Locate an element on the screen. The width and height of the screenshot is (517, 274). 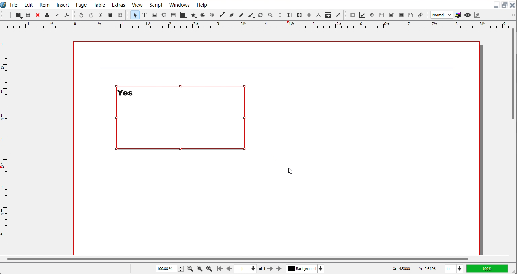
Select current layer is located at coordinates (305, 268).